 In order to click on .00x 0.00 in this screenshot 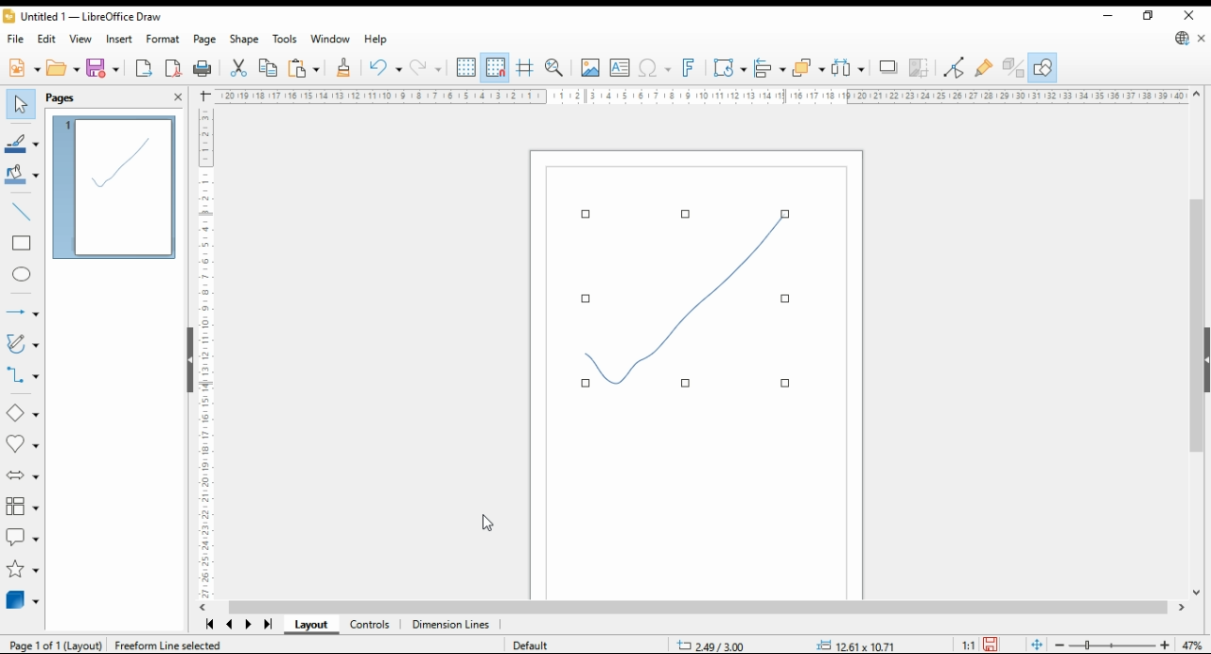, I will do `click(851, 645)`.